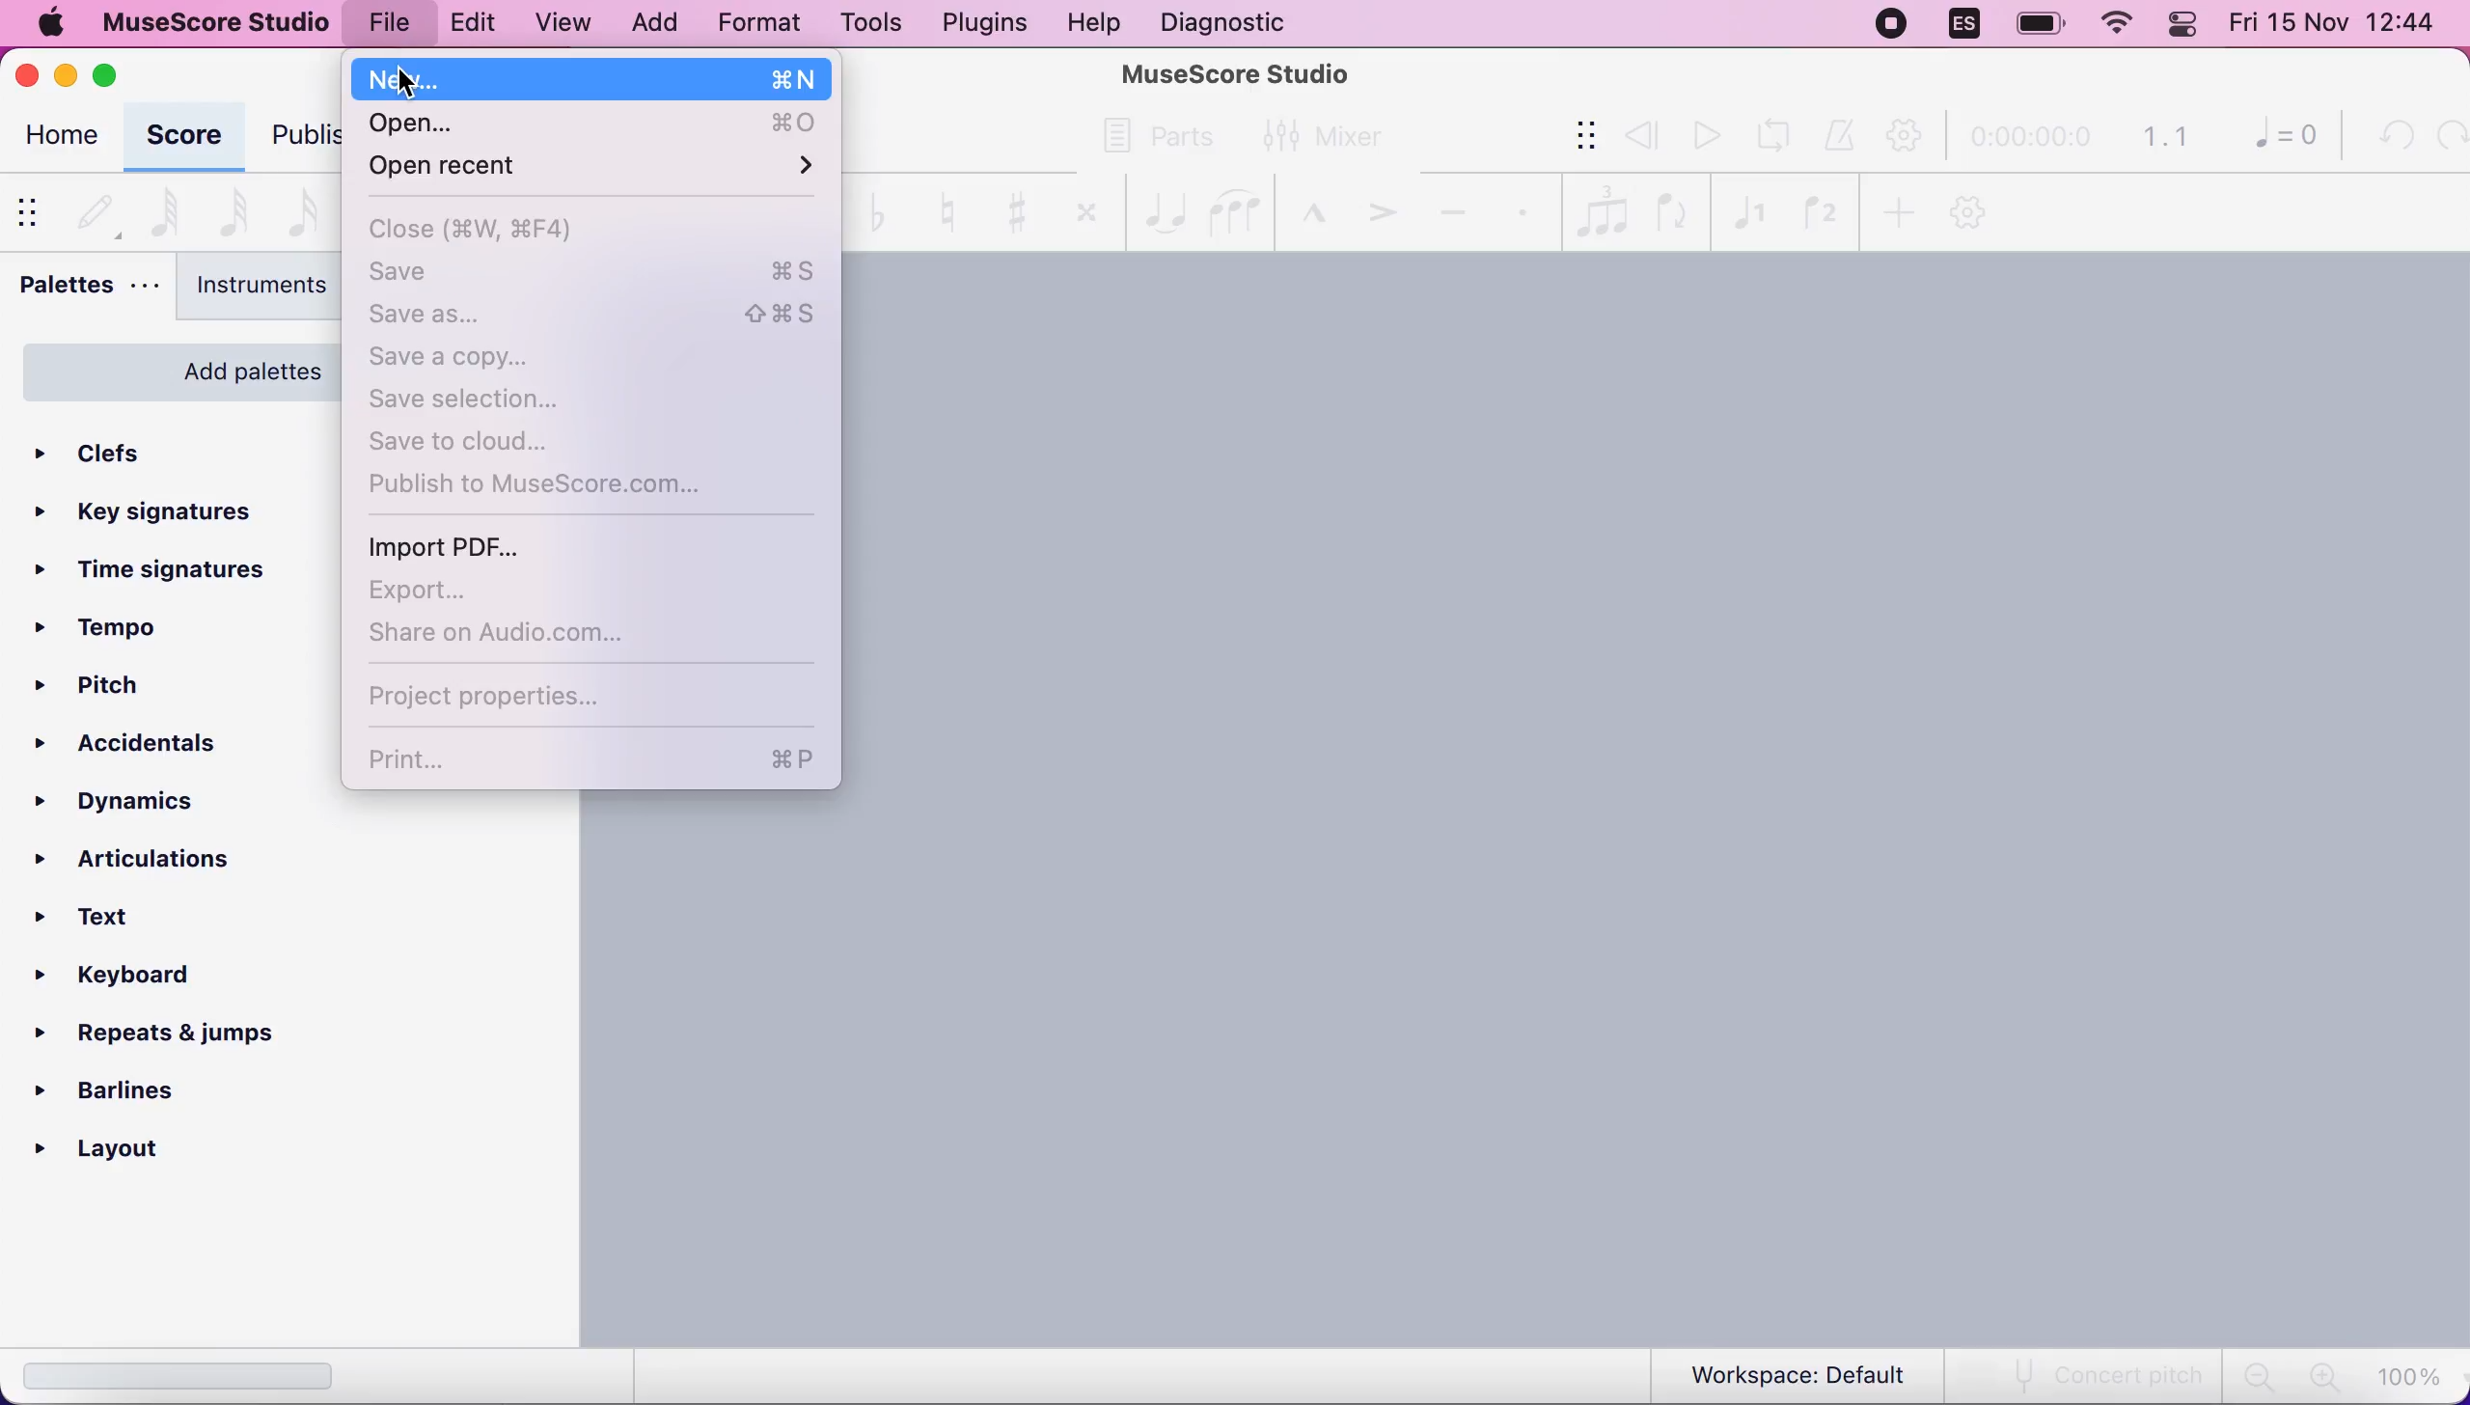 Image resolution: width=2470 pixels, height=1405 pixels. I want to click on Cursor, so click(409, 82).